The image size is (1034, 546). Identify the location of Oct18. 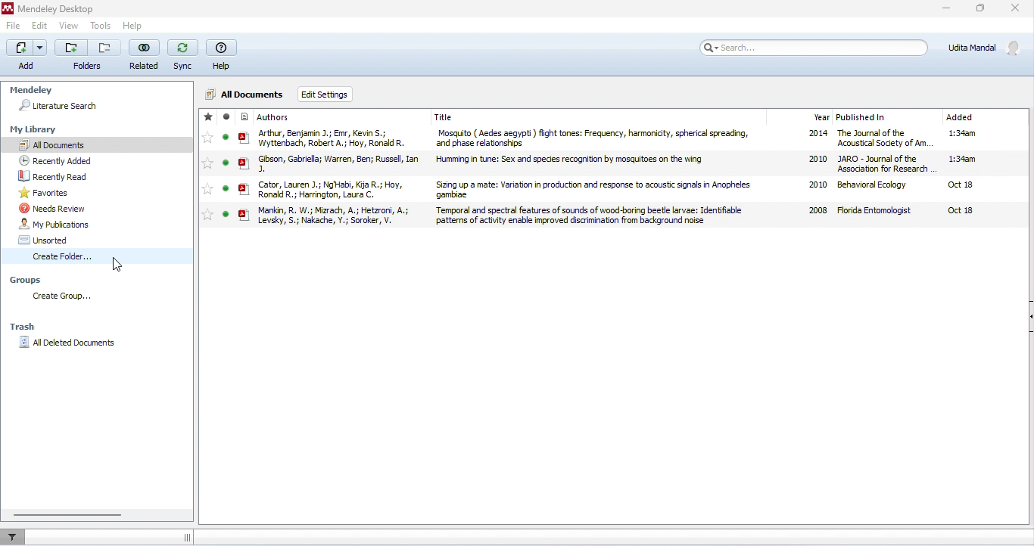
(963, 185).